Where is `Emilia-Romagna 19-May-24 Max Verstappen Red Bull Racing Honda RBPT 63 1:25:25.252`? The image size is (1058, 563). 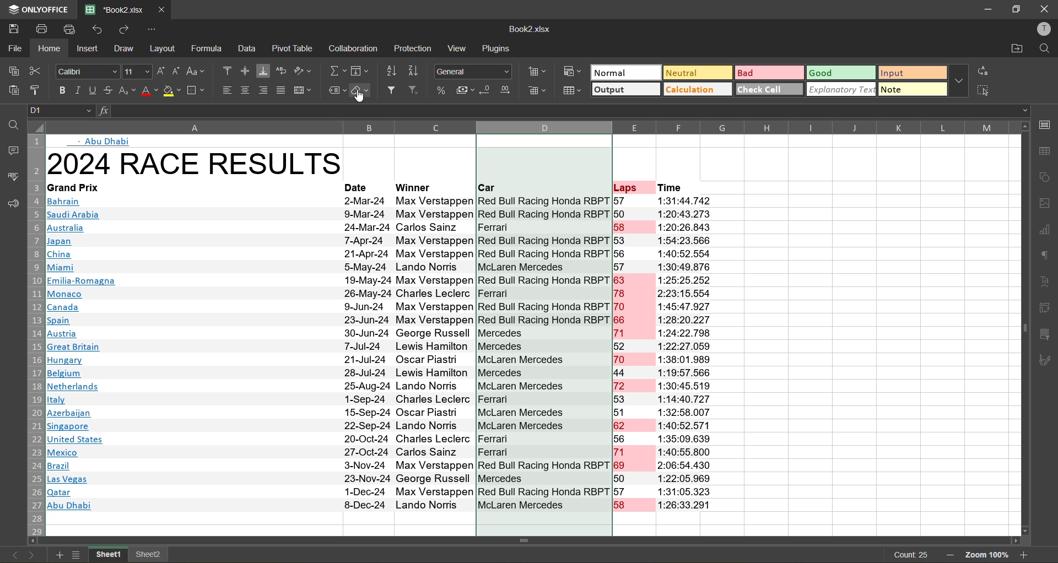
Emilia-Romagna 19-May-24 Max Verstappen Red Bull Racing Honda RBPT 63 1:25:25.252 is located at coordinates (381, 280).